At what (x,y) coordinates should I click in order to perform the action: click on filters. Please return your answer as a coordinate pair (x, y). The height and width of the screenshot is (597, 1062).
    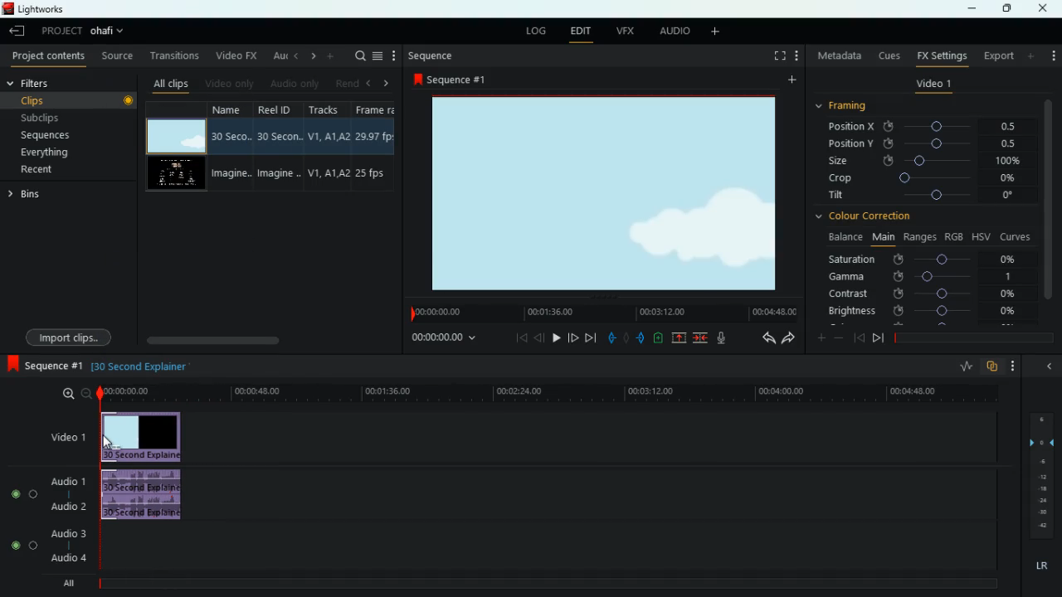
    Looking at the image, I should click on (35, 83).